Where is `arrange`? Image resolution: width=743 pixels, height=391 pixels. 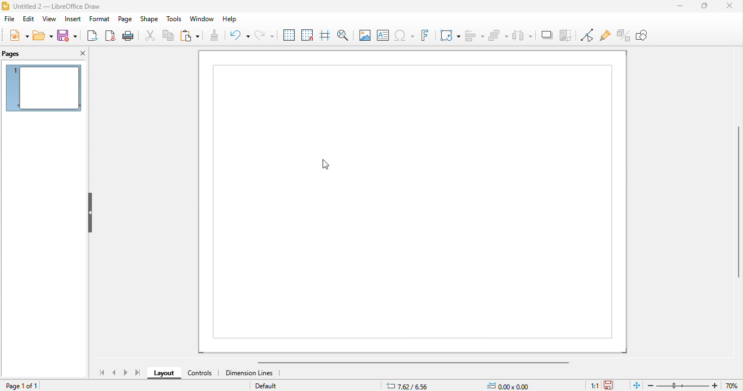
arrange is located at coordinates (498, 36).